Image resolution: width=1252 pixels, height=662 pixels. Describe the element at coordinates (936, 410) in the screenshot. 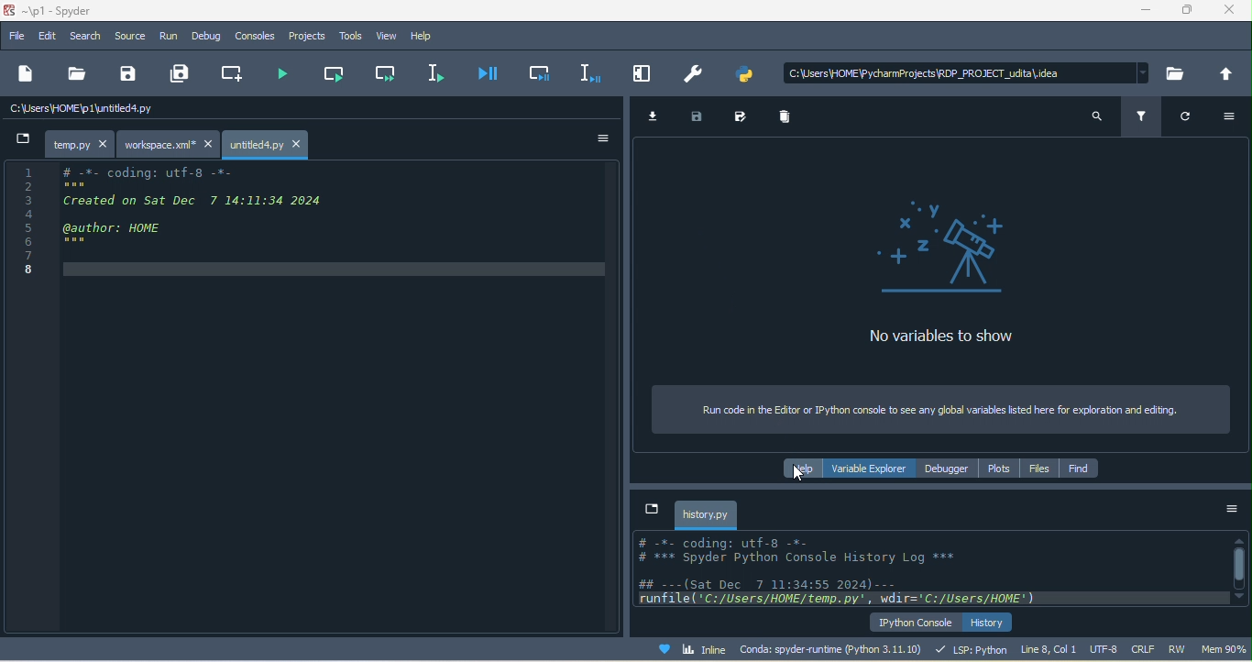

I see `run code in the editor` at that location.